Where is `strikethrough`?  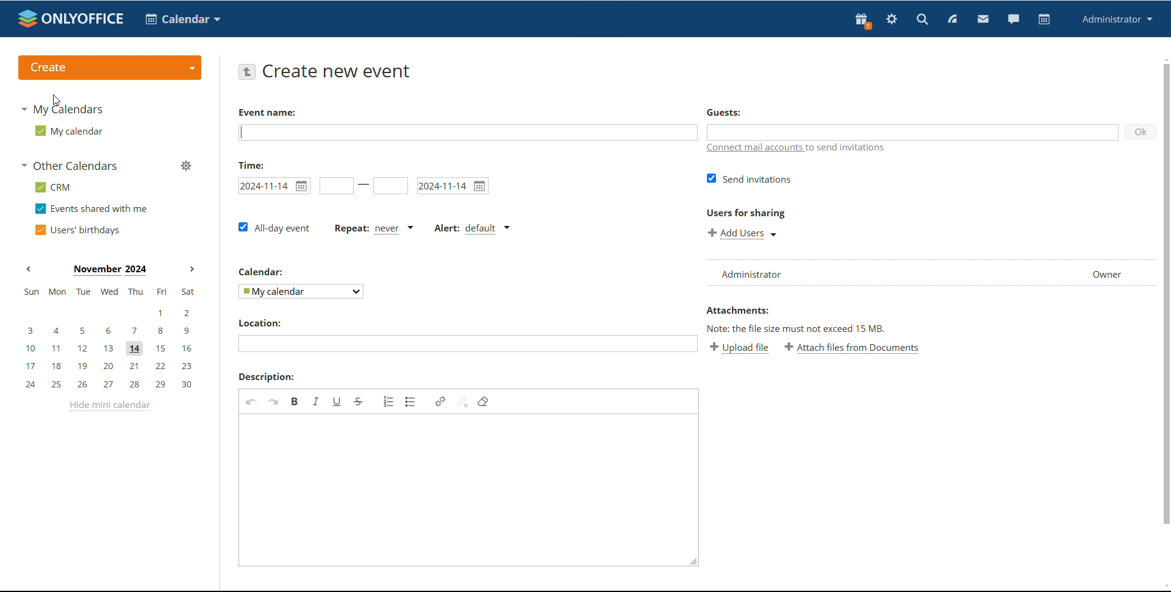
strikethrough is located at coordinates (359, 402).